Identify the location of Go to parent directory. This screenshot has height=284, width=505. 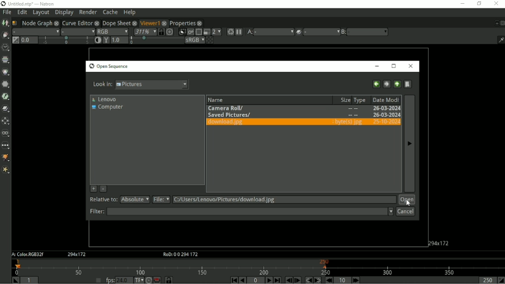
(397, 84).